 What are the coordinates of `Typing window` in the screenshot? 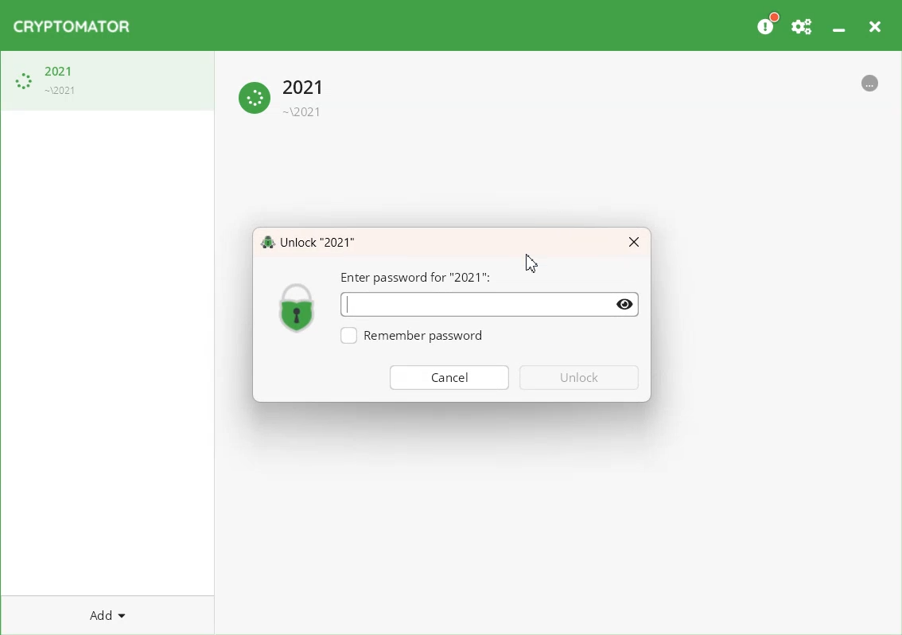 It's located at (472, 304).